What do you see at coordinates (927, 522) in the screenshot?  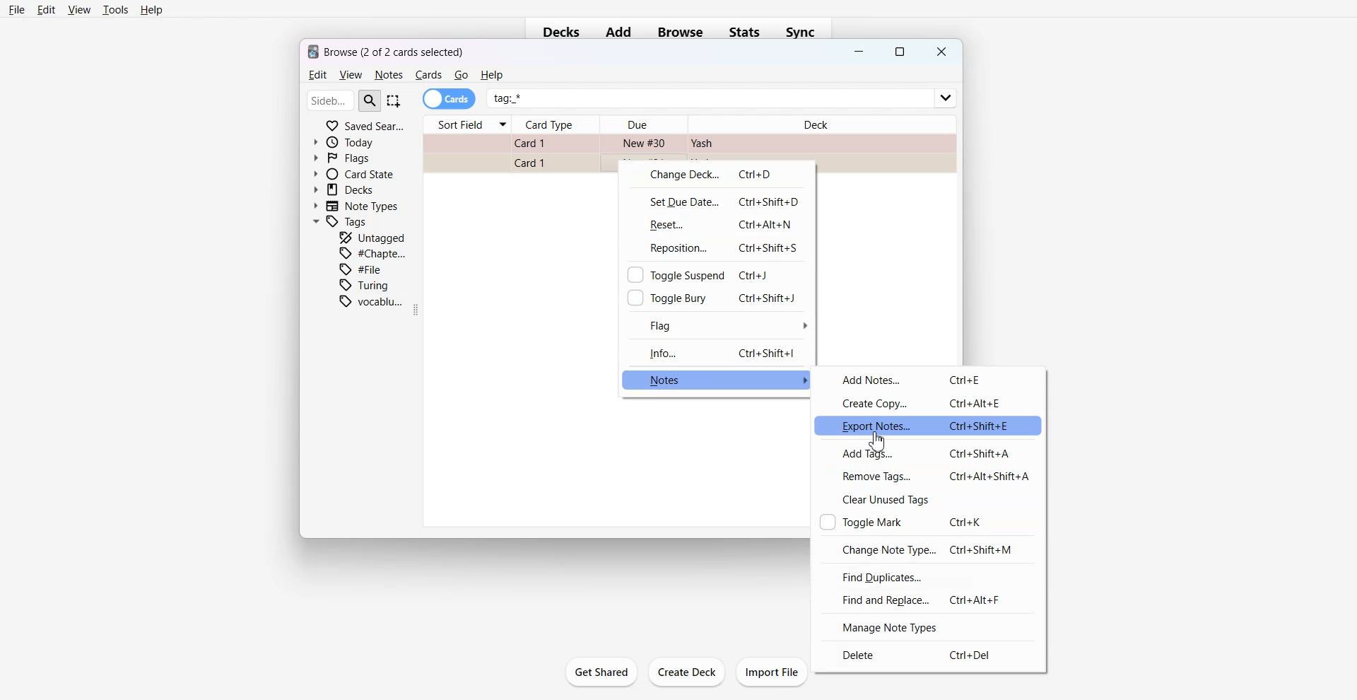 I see `Toggle Mark` at bounding box center [927, 522].